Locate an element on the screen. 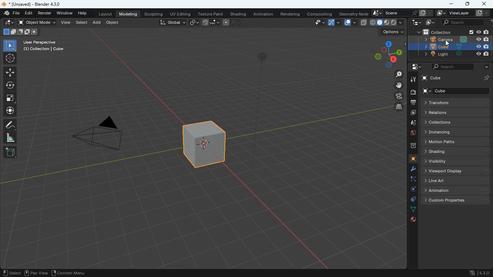 The width and height of the screenshot is (493, 277). search is located at coordinates (453, 67).